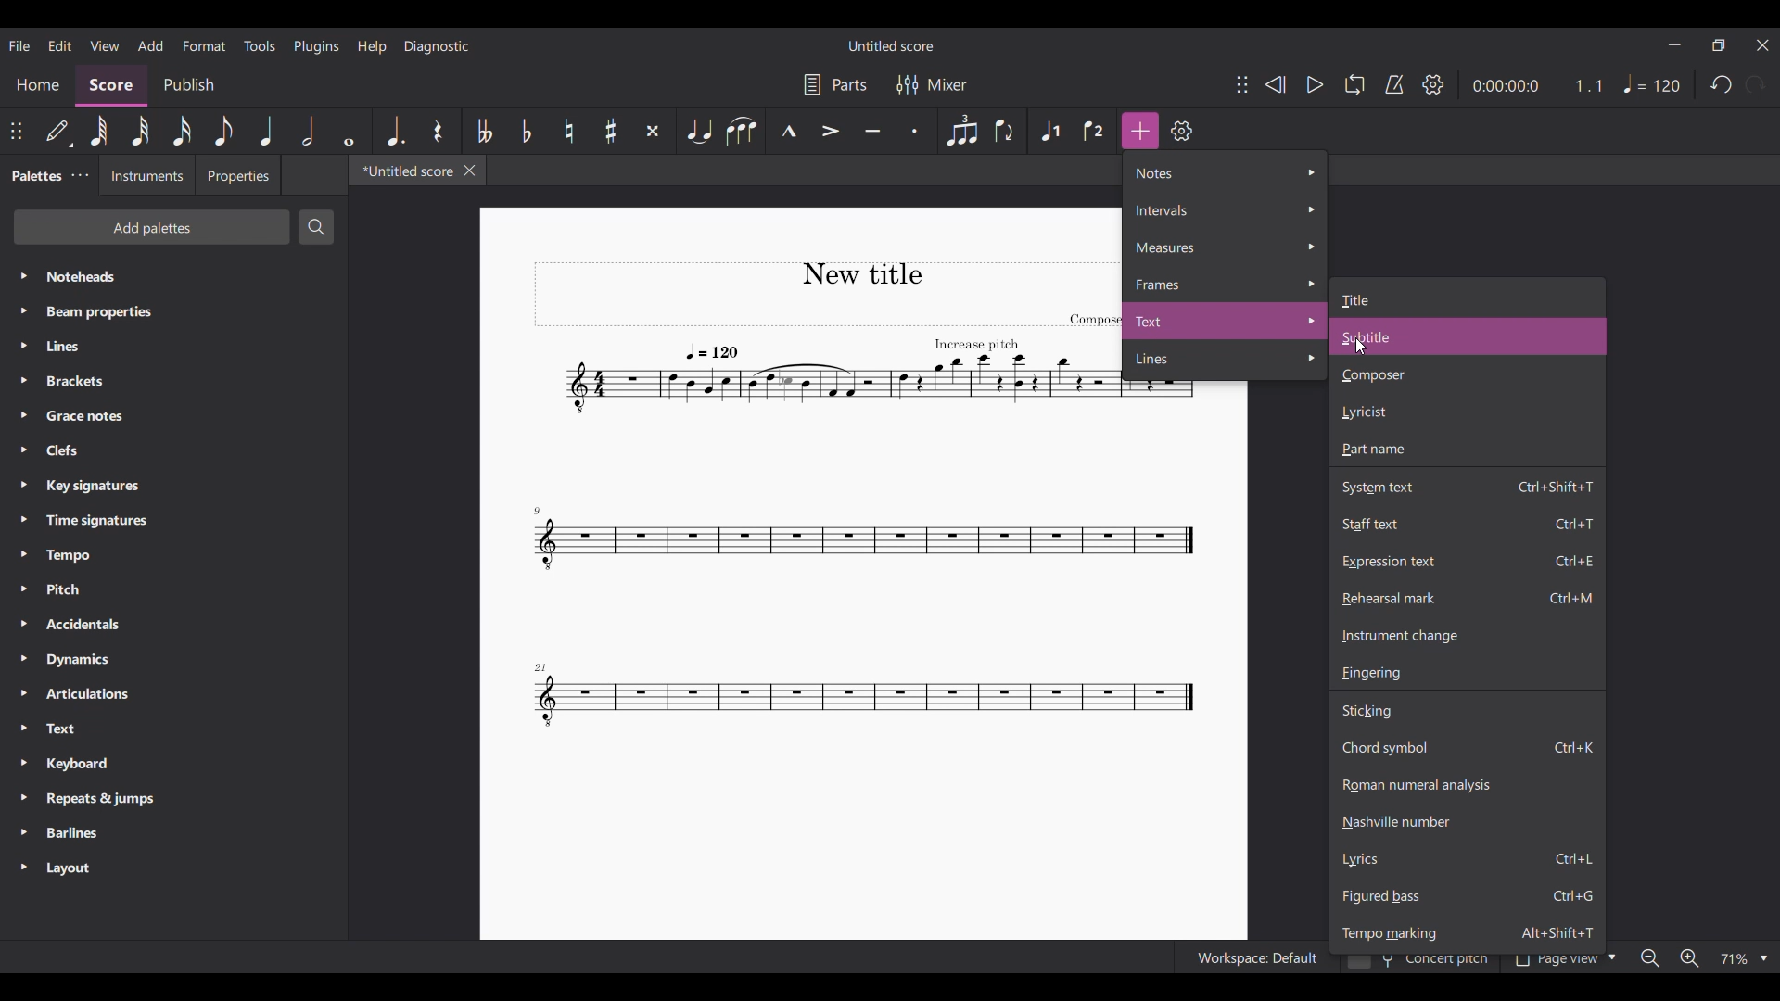  Describe the element at coordinates (173, 833) in the screenshot. I see `Barlines` at that location.